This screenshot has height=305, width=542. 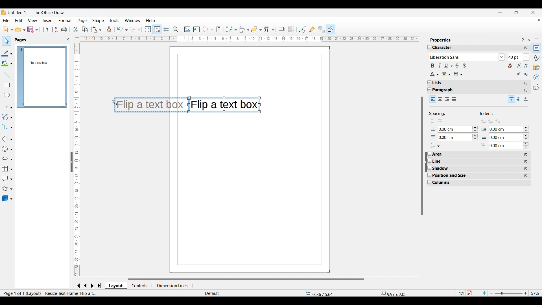 What do you see at coordinates (6, 20) in the screenshot?
I see `File menu` at bounding box center [6, 20].